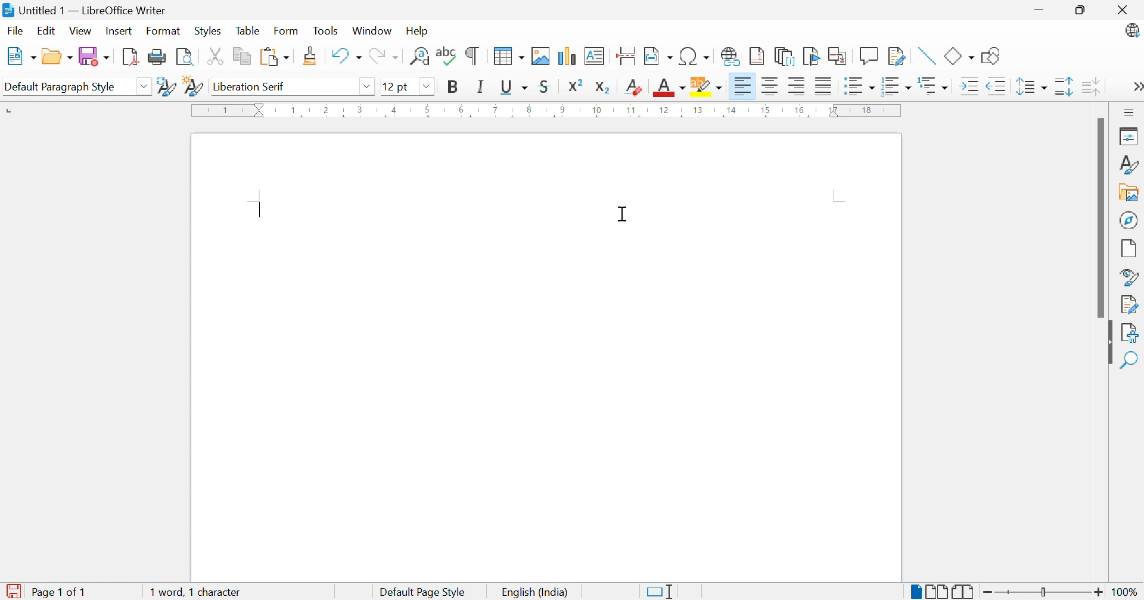  I want to click on Hide, so click(1109, 348).